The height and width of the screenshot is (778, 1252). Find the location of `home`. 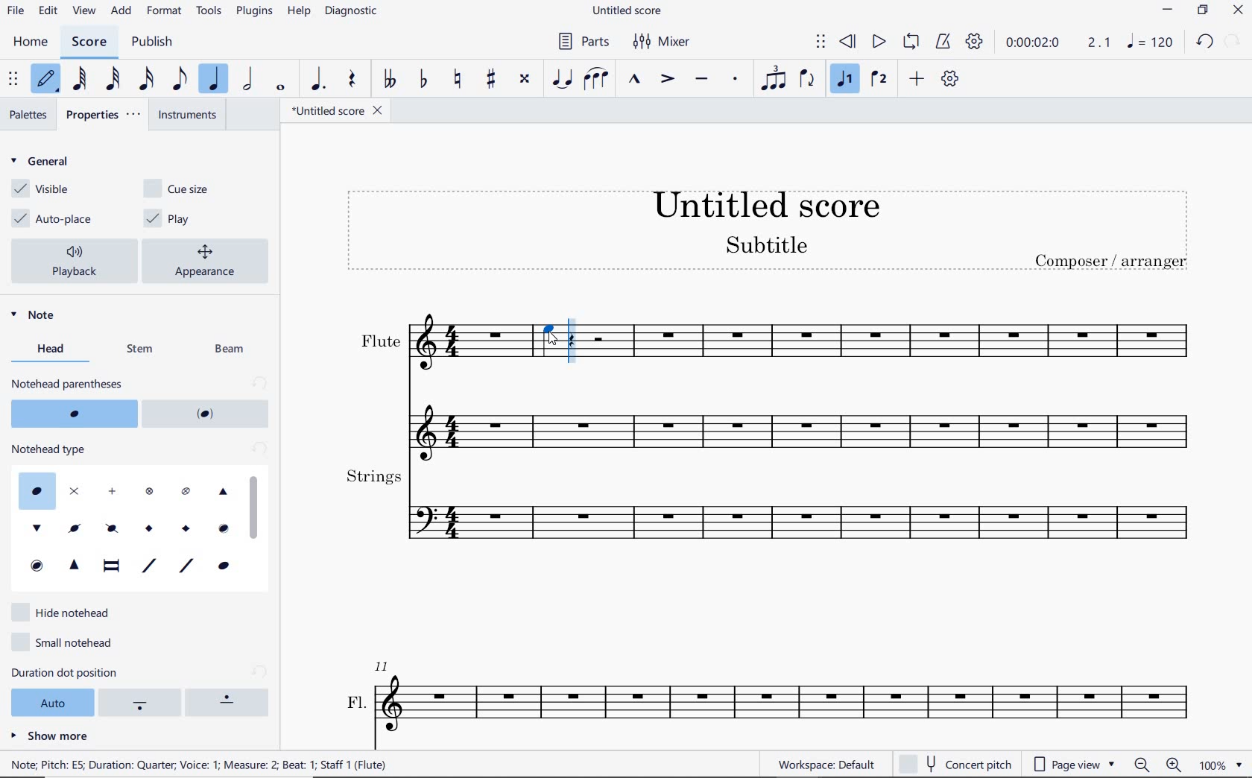

home is located at coordinates (31, 42).